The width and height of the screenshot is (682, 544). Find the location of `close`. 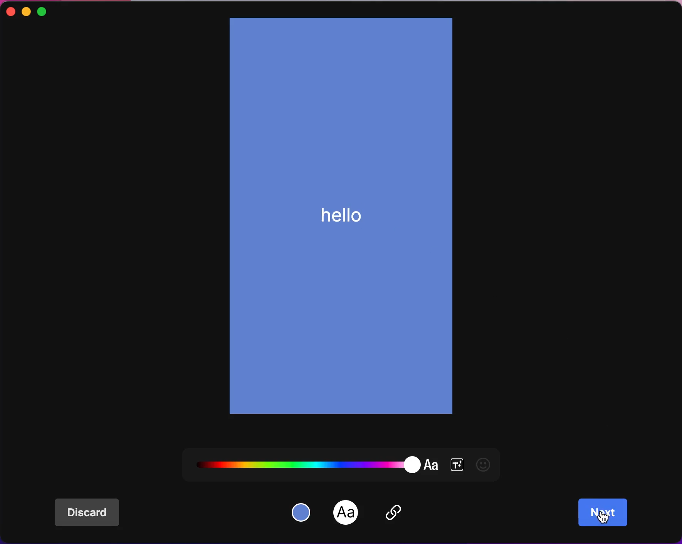

close is located at coordinates (10, 12).